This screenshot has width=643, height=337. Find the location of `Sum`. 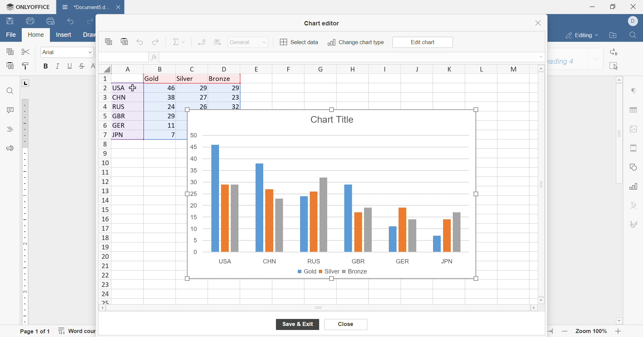

Sum is located at coordinates (180, 42).